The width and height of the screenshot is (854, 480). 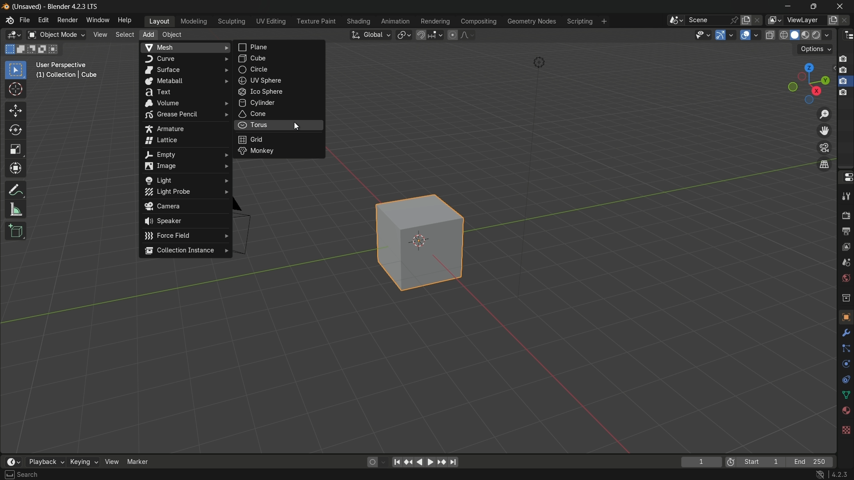 What do you see at coordinates (279, 152) in the screenshot?
I see `monkey` at bounding box center [279, 152].